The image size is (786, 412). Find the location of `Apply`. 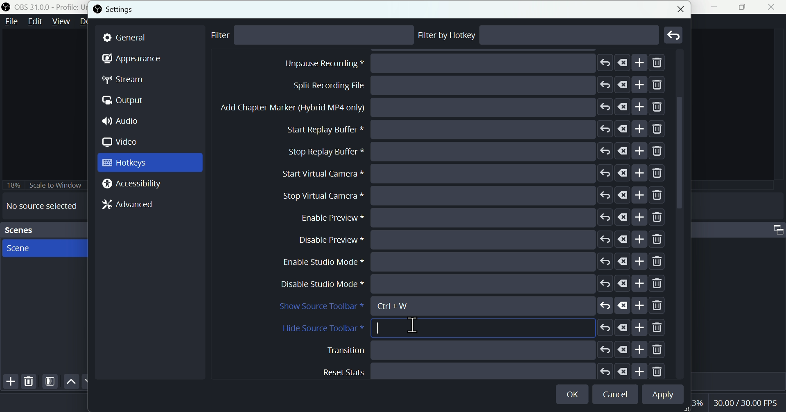

Apply is located at coordinates (661, 395).